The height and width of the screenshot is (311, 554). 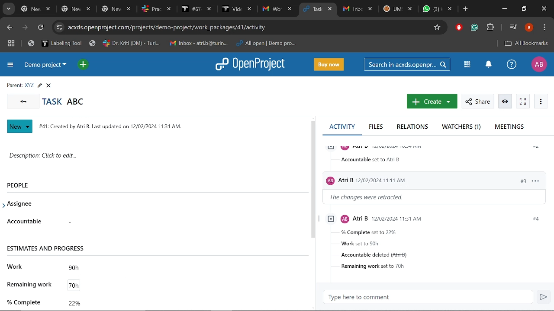 What do you see at coordinates (31, 284) in the screenshot?
I see `remaining work` at bounding box center [31, 284].